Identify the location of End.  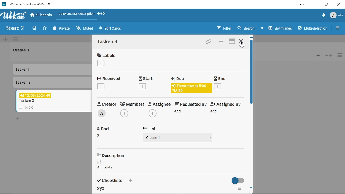
(219, 79).